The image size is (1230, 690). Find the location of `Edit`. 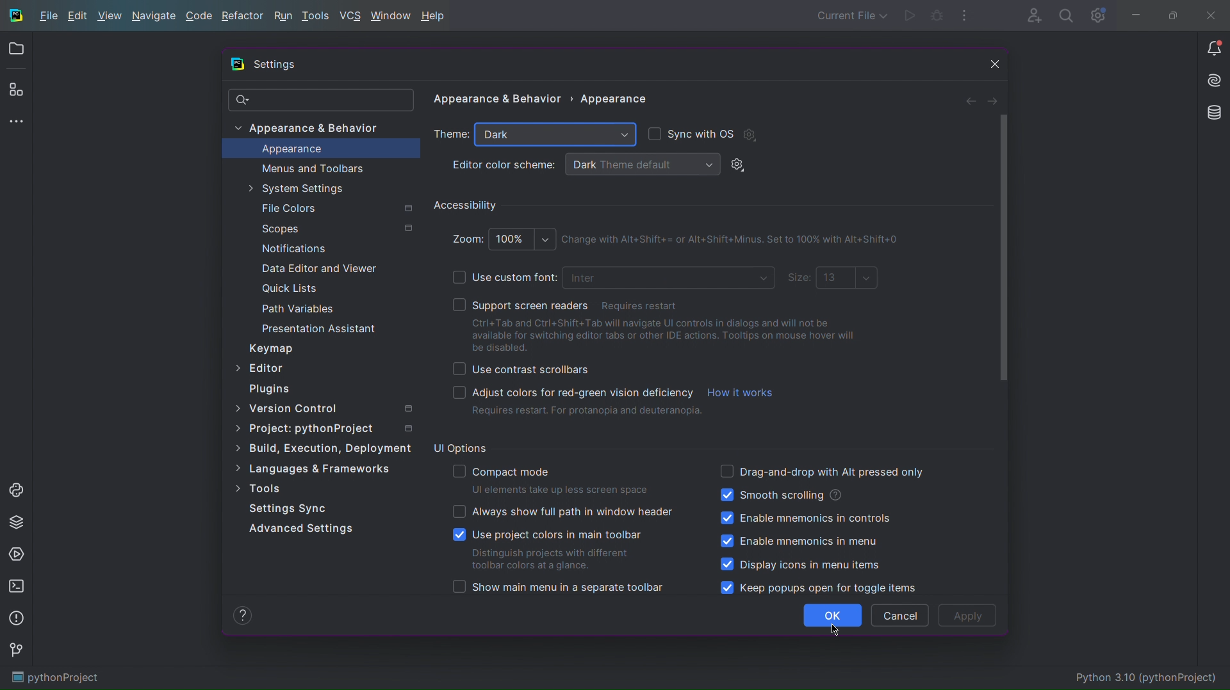

Edit is located at coordinates (78, 15).